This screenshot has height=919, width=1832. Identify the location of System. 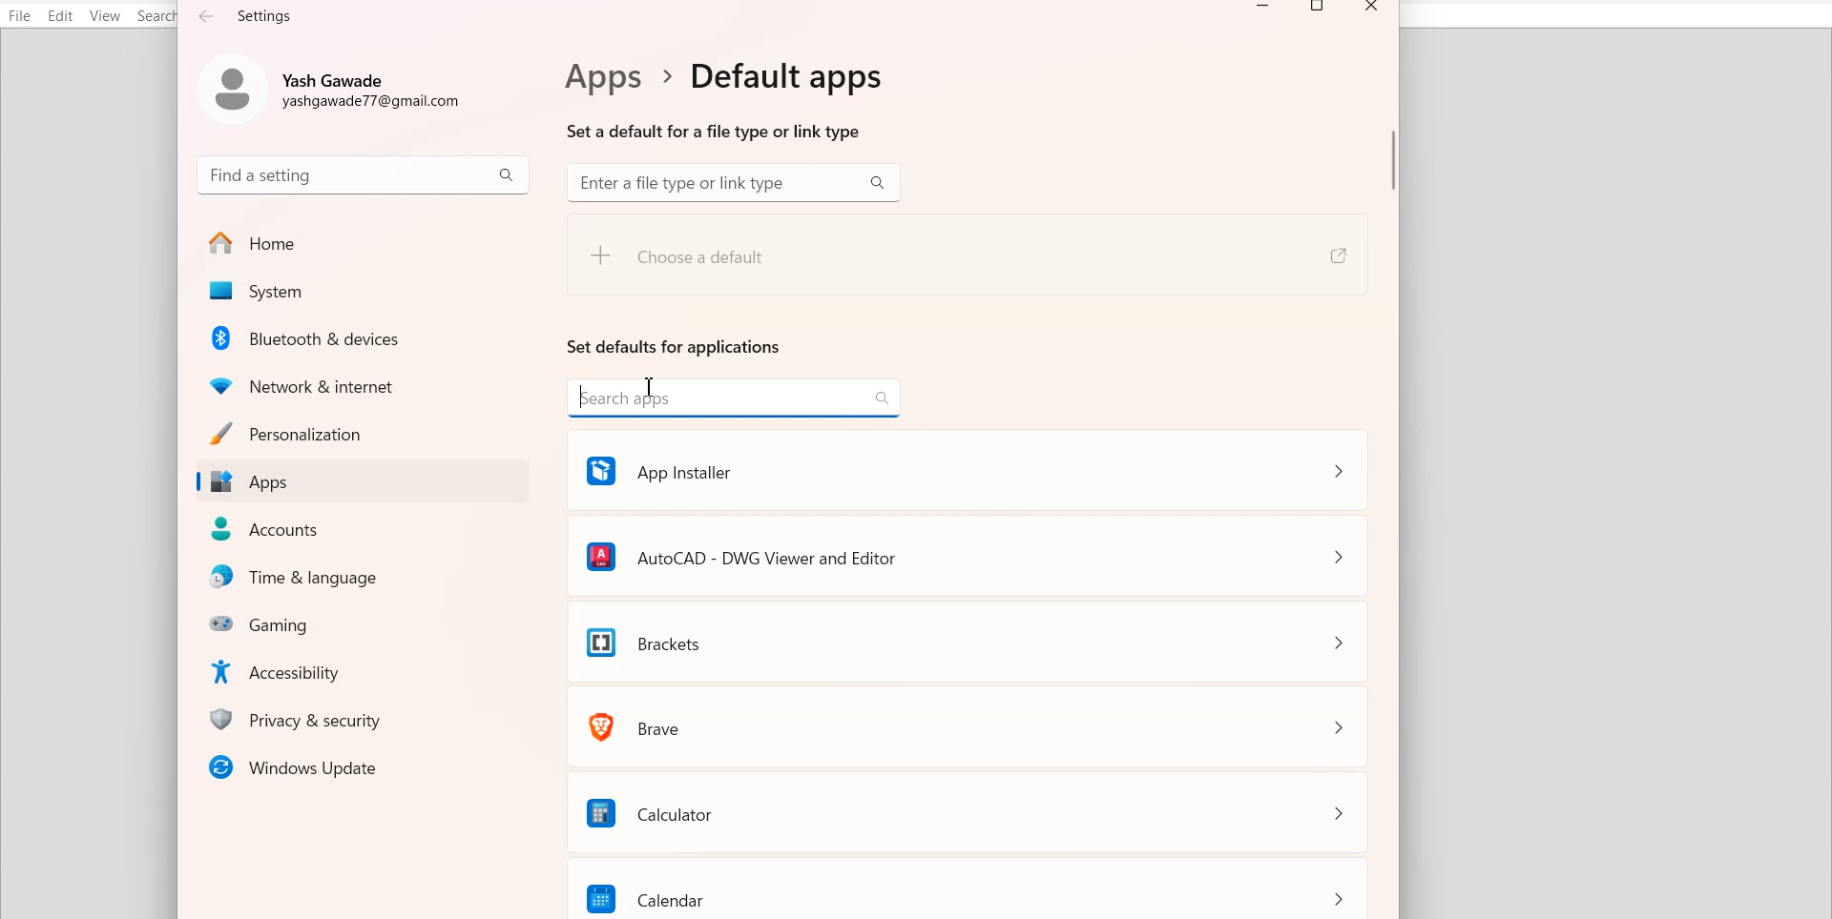
(362, 292).